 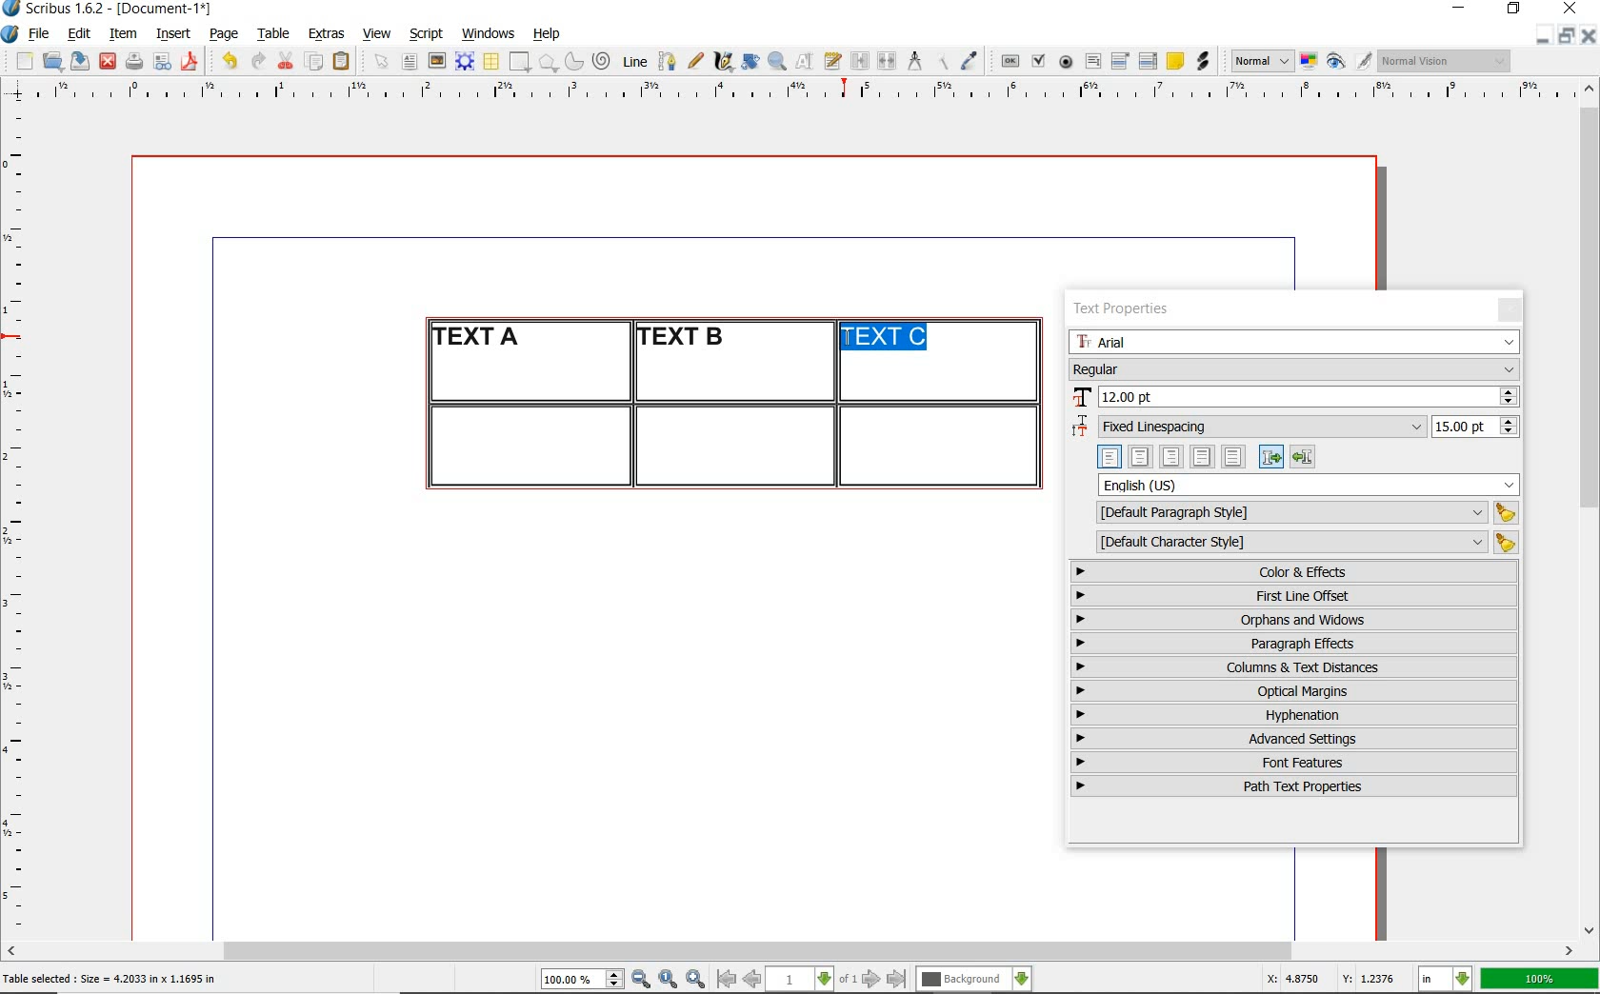 I want to click on hyphenation, so click(x=1294, y=715).